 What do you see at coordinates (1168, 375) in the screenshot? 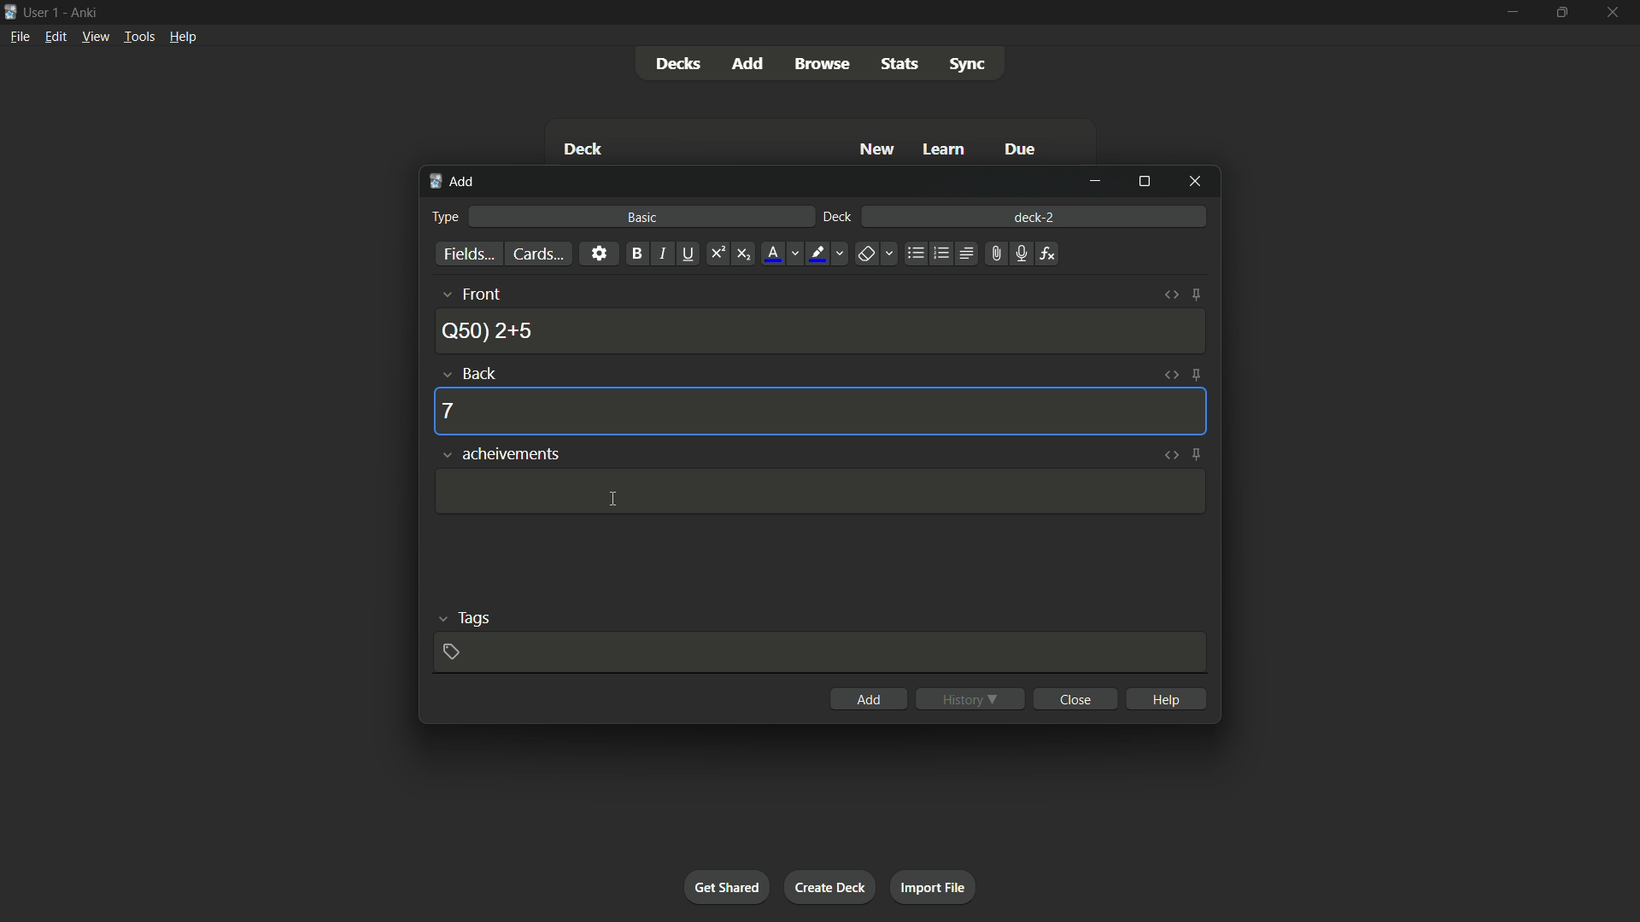
I see `toggle html editor` at bounding box center [1168, 375].